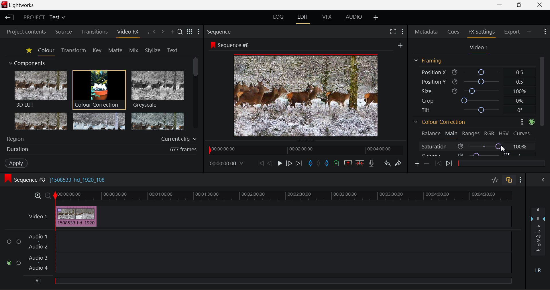 The width and height of the screenshot is (550, 290). Describe the element at coordinates (298, 164) in the screenshot. I see `To End` at that location.